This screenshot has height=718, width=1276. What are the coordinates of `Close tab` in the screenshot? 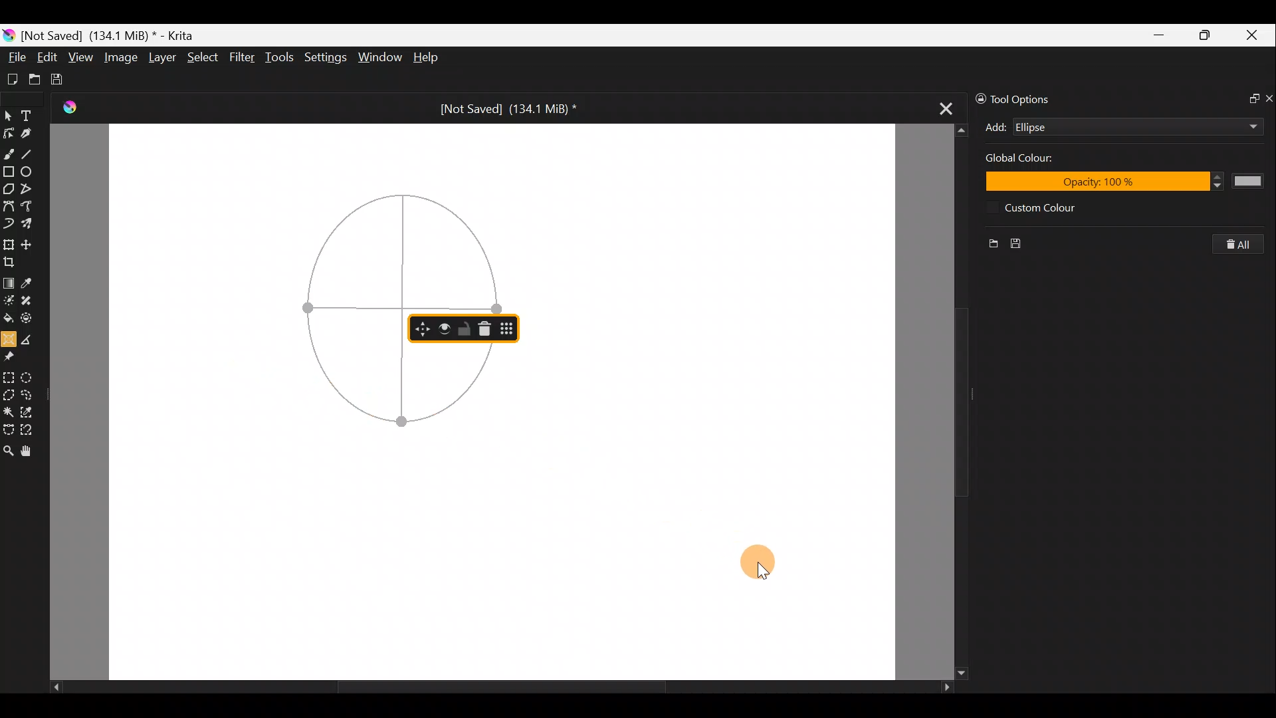 It's located at (938, 109).